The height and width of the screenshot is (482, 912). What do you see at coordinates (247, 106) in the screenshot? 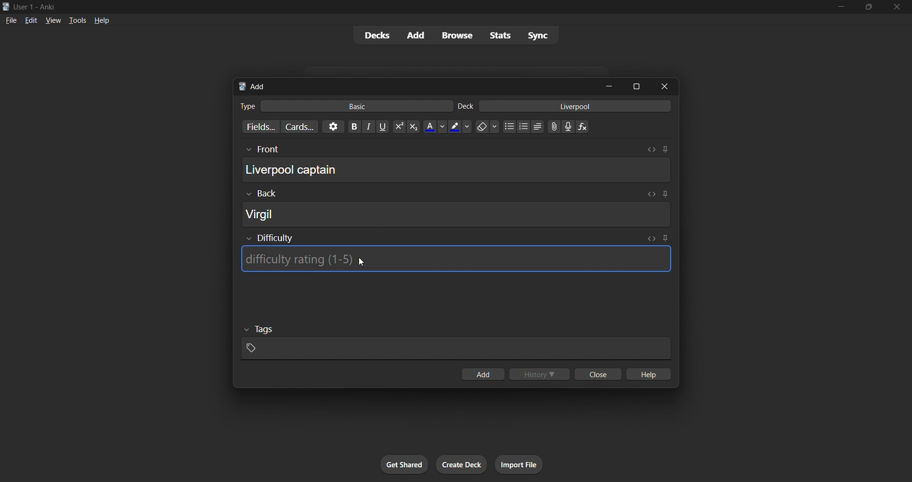
I see `Text` at bounding box center [247, 106].